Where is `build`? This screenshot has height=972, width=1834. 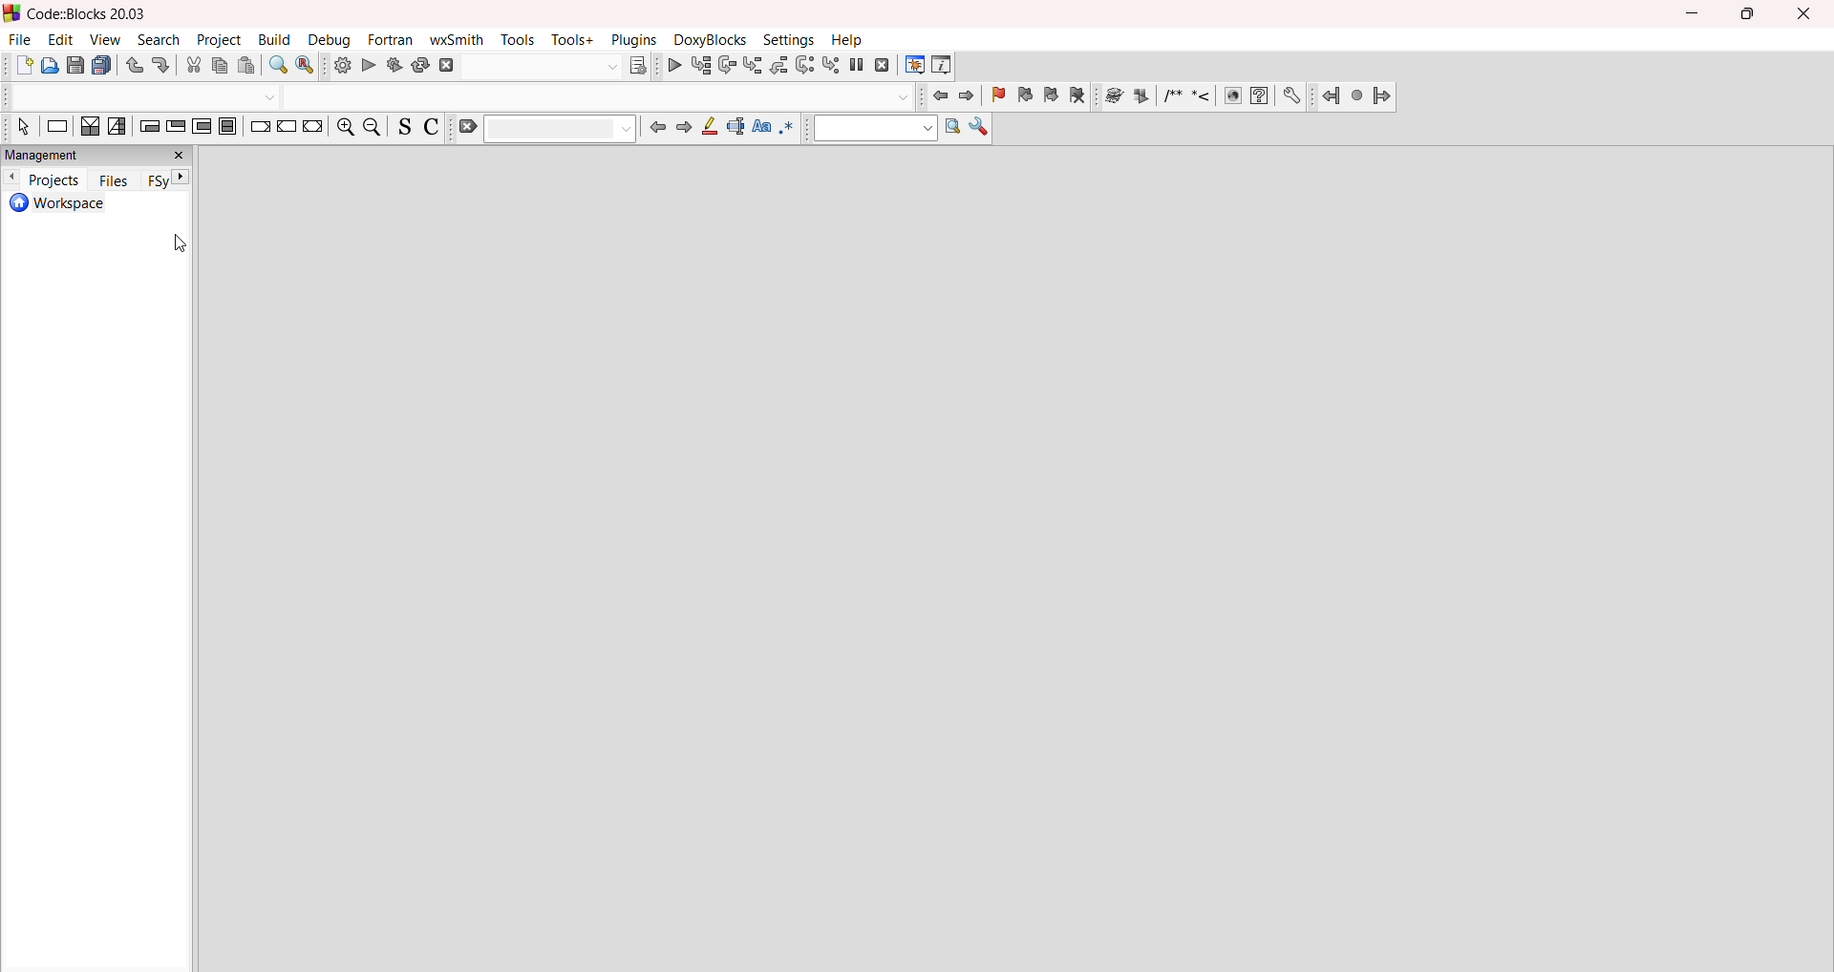
build is located at coordinates (339, 68).